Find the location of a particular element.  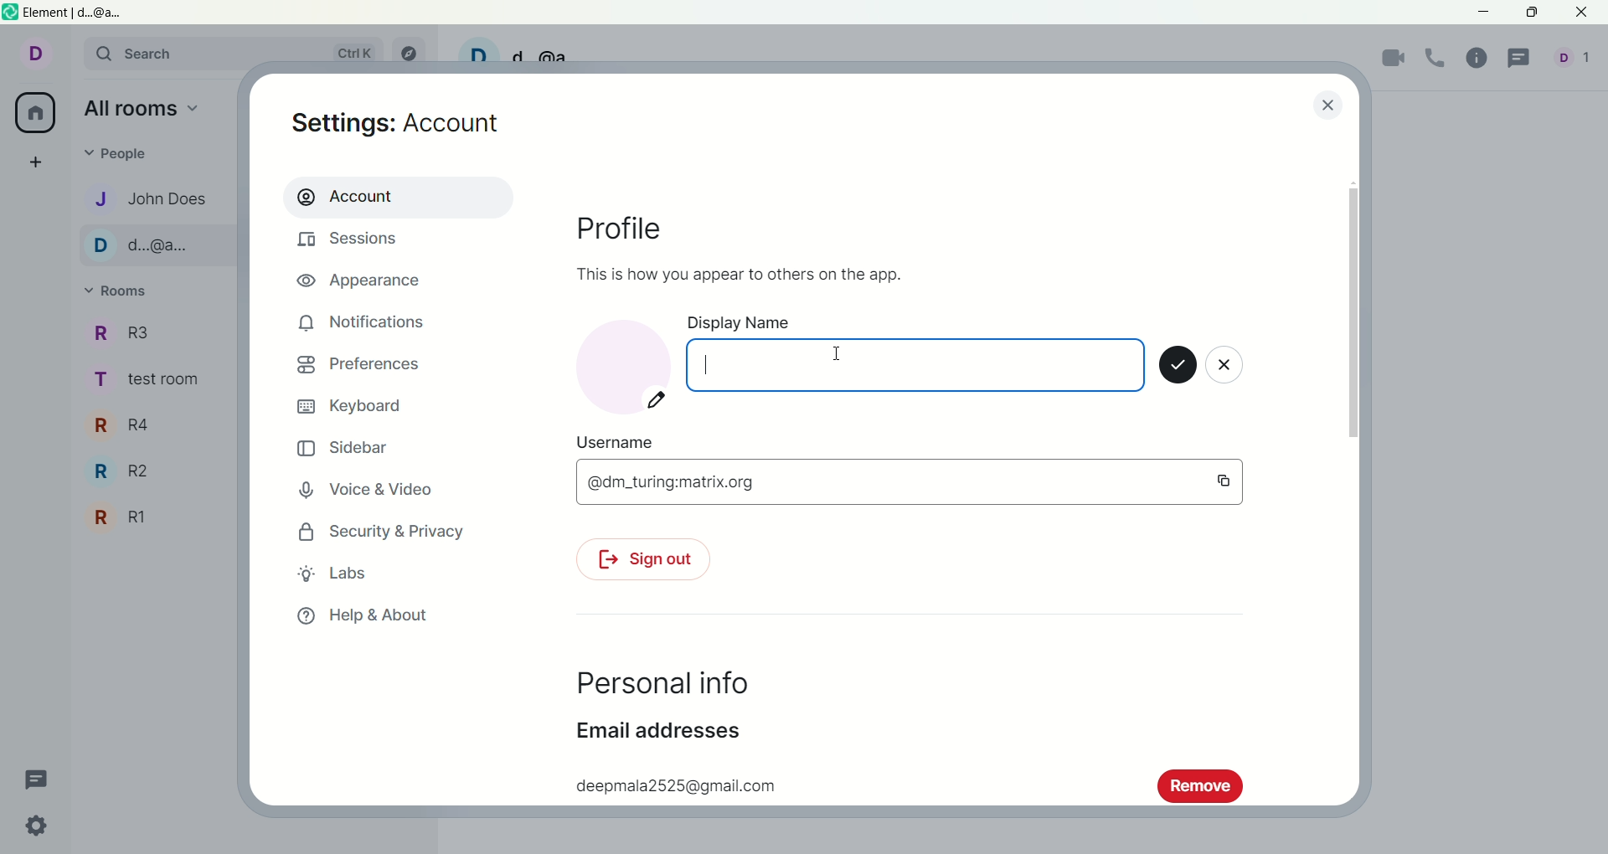

D..@a.. is located at coordinates (149, 247).